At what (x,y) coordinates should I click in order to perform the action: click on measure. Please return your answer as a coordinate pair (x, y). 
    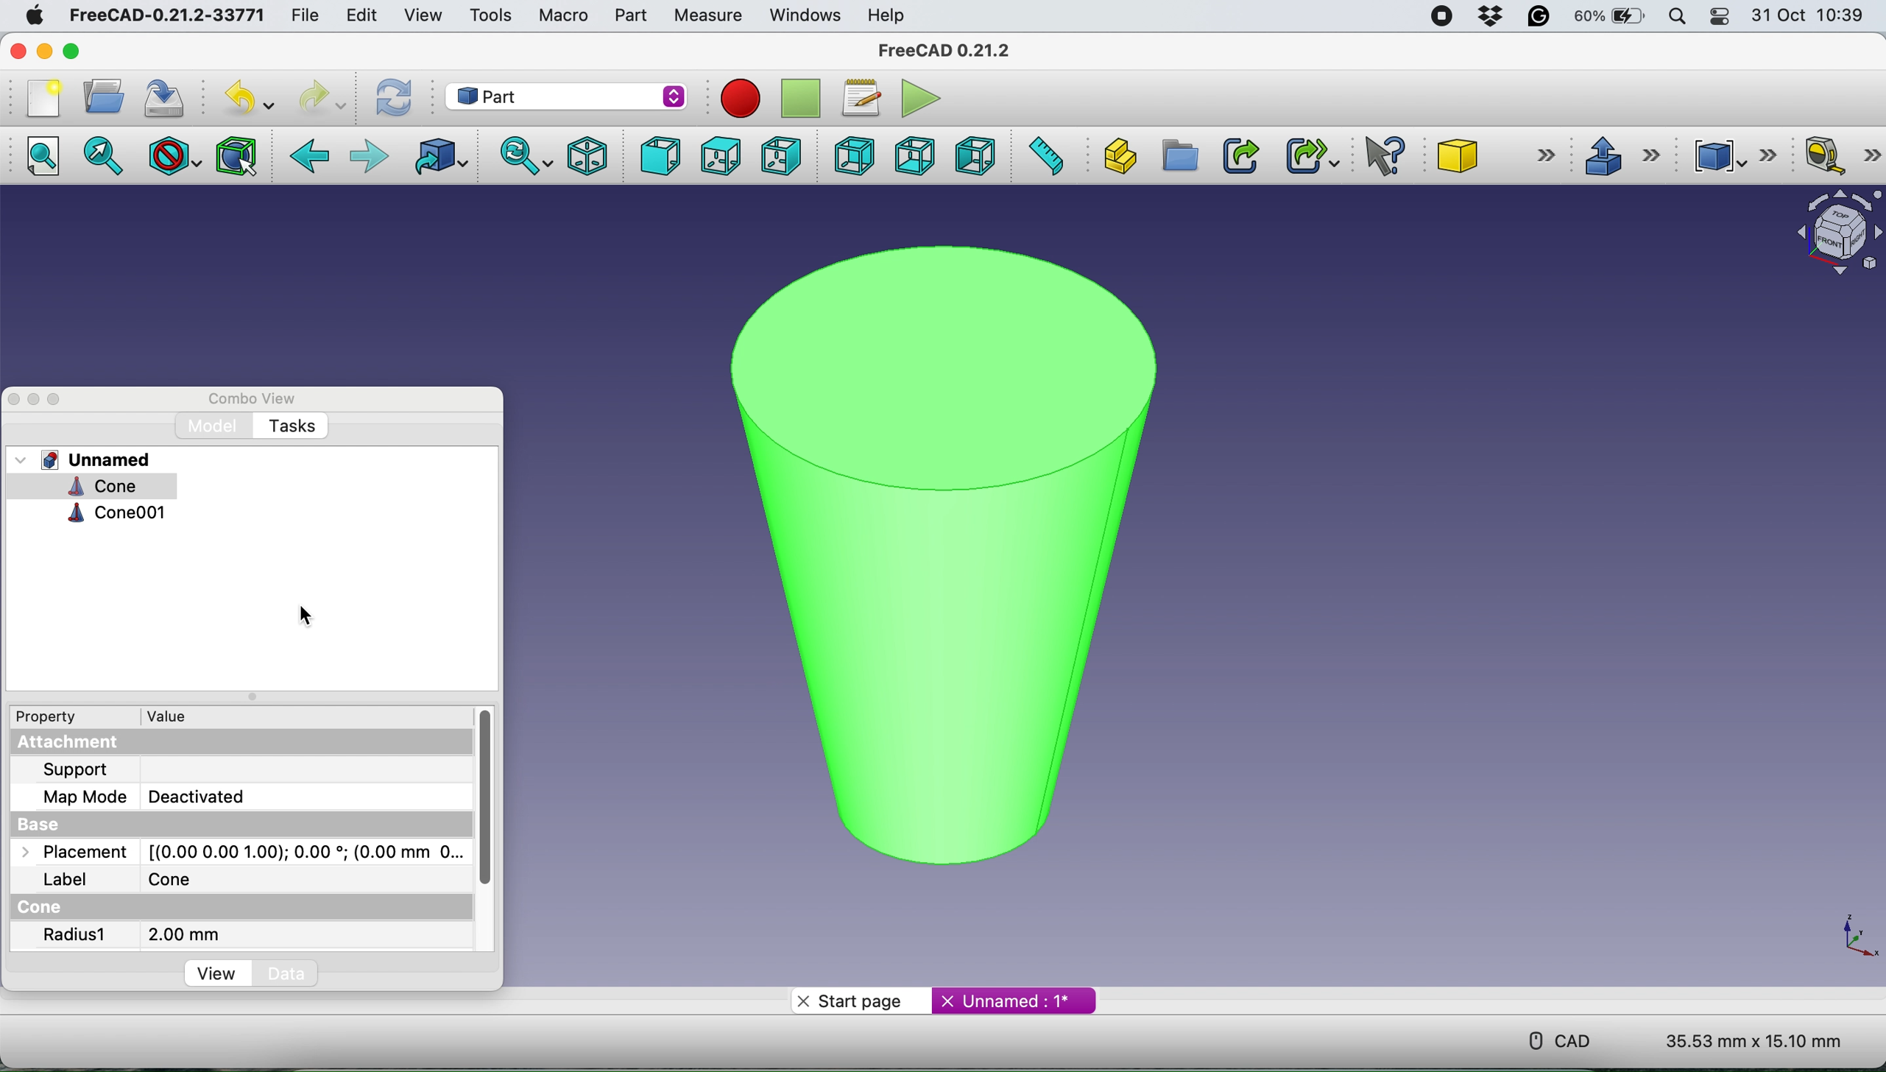
    Looking at the image, I should click on (707, 15).